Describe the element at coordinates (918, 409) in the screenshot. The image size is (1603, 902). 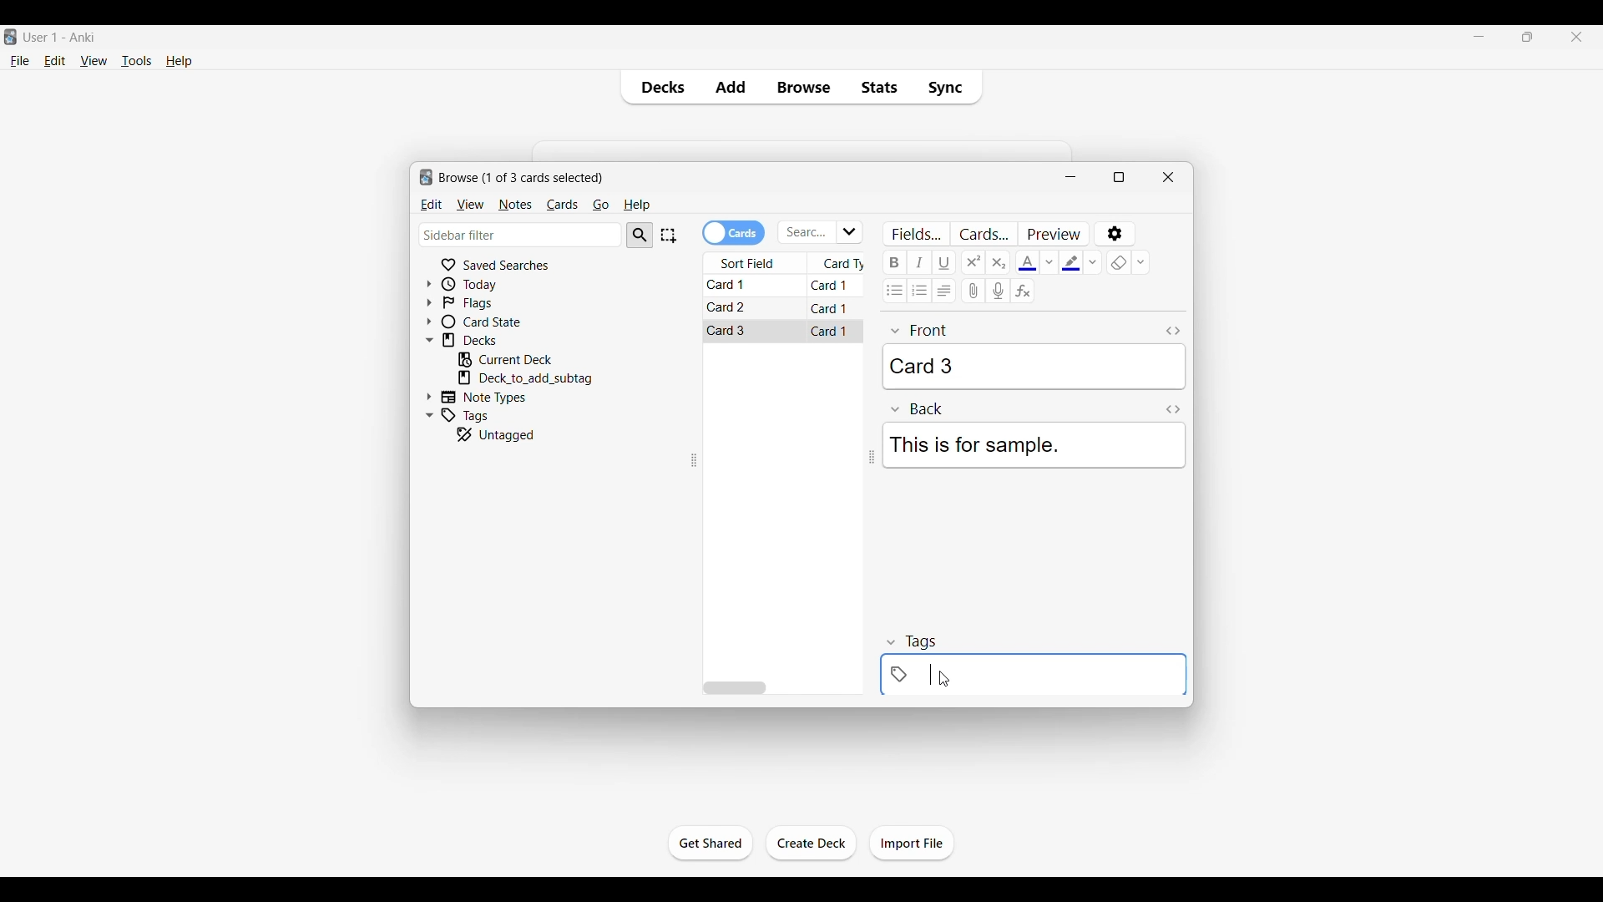
I see `Back` at that location.